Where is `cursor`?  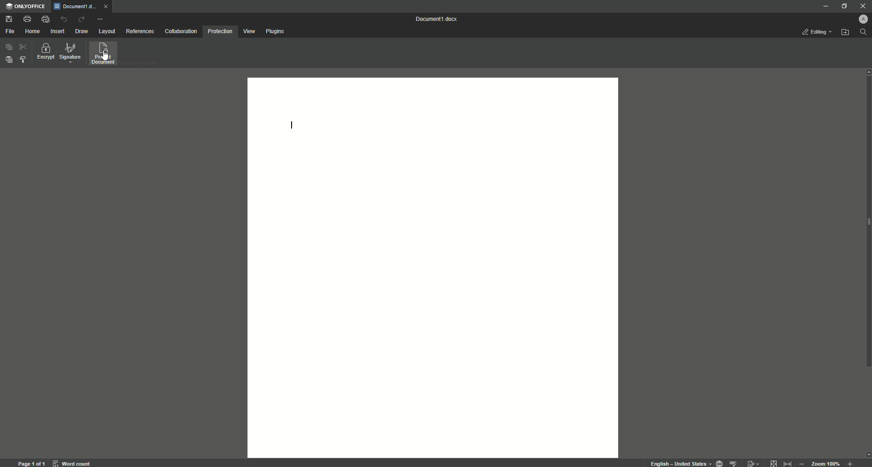
cursor is located at coordinates (105, 56).